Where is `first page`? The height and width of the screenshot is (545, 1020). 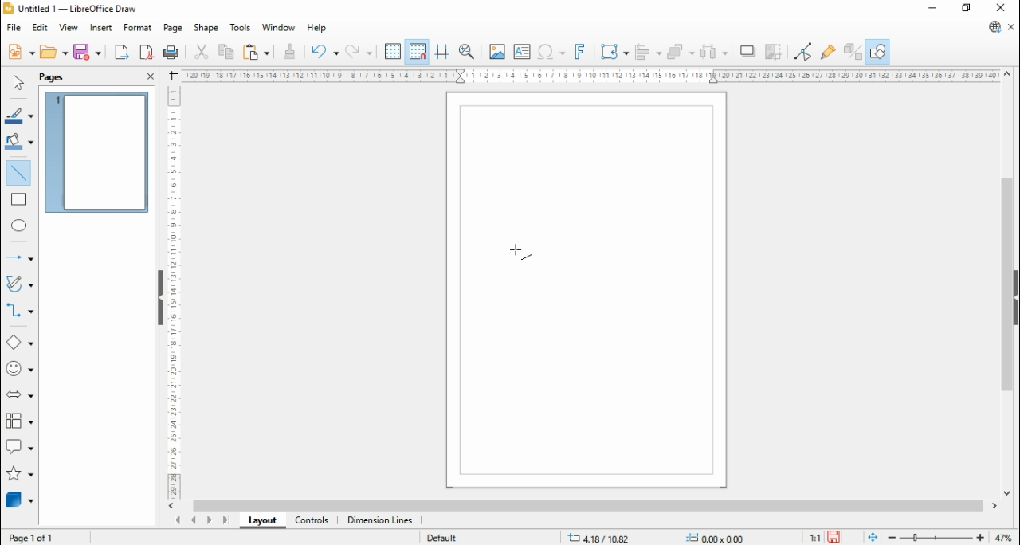
first page is located at coordinates (175, 520).